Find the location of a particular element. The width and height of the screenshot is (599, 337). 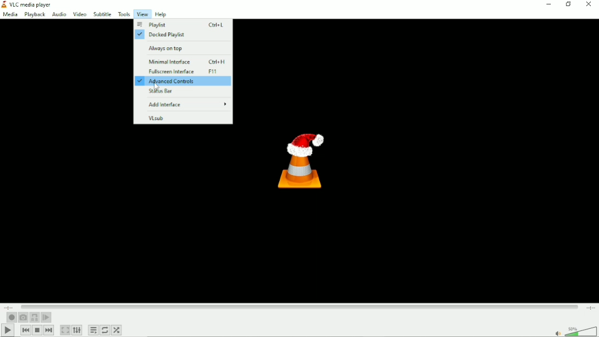

Toggle between loop all, loop one and no loop is located at coordinates (105, 330).